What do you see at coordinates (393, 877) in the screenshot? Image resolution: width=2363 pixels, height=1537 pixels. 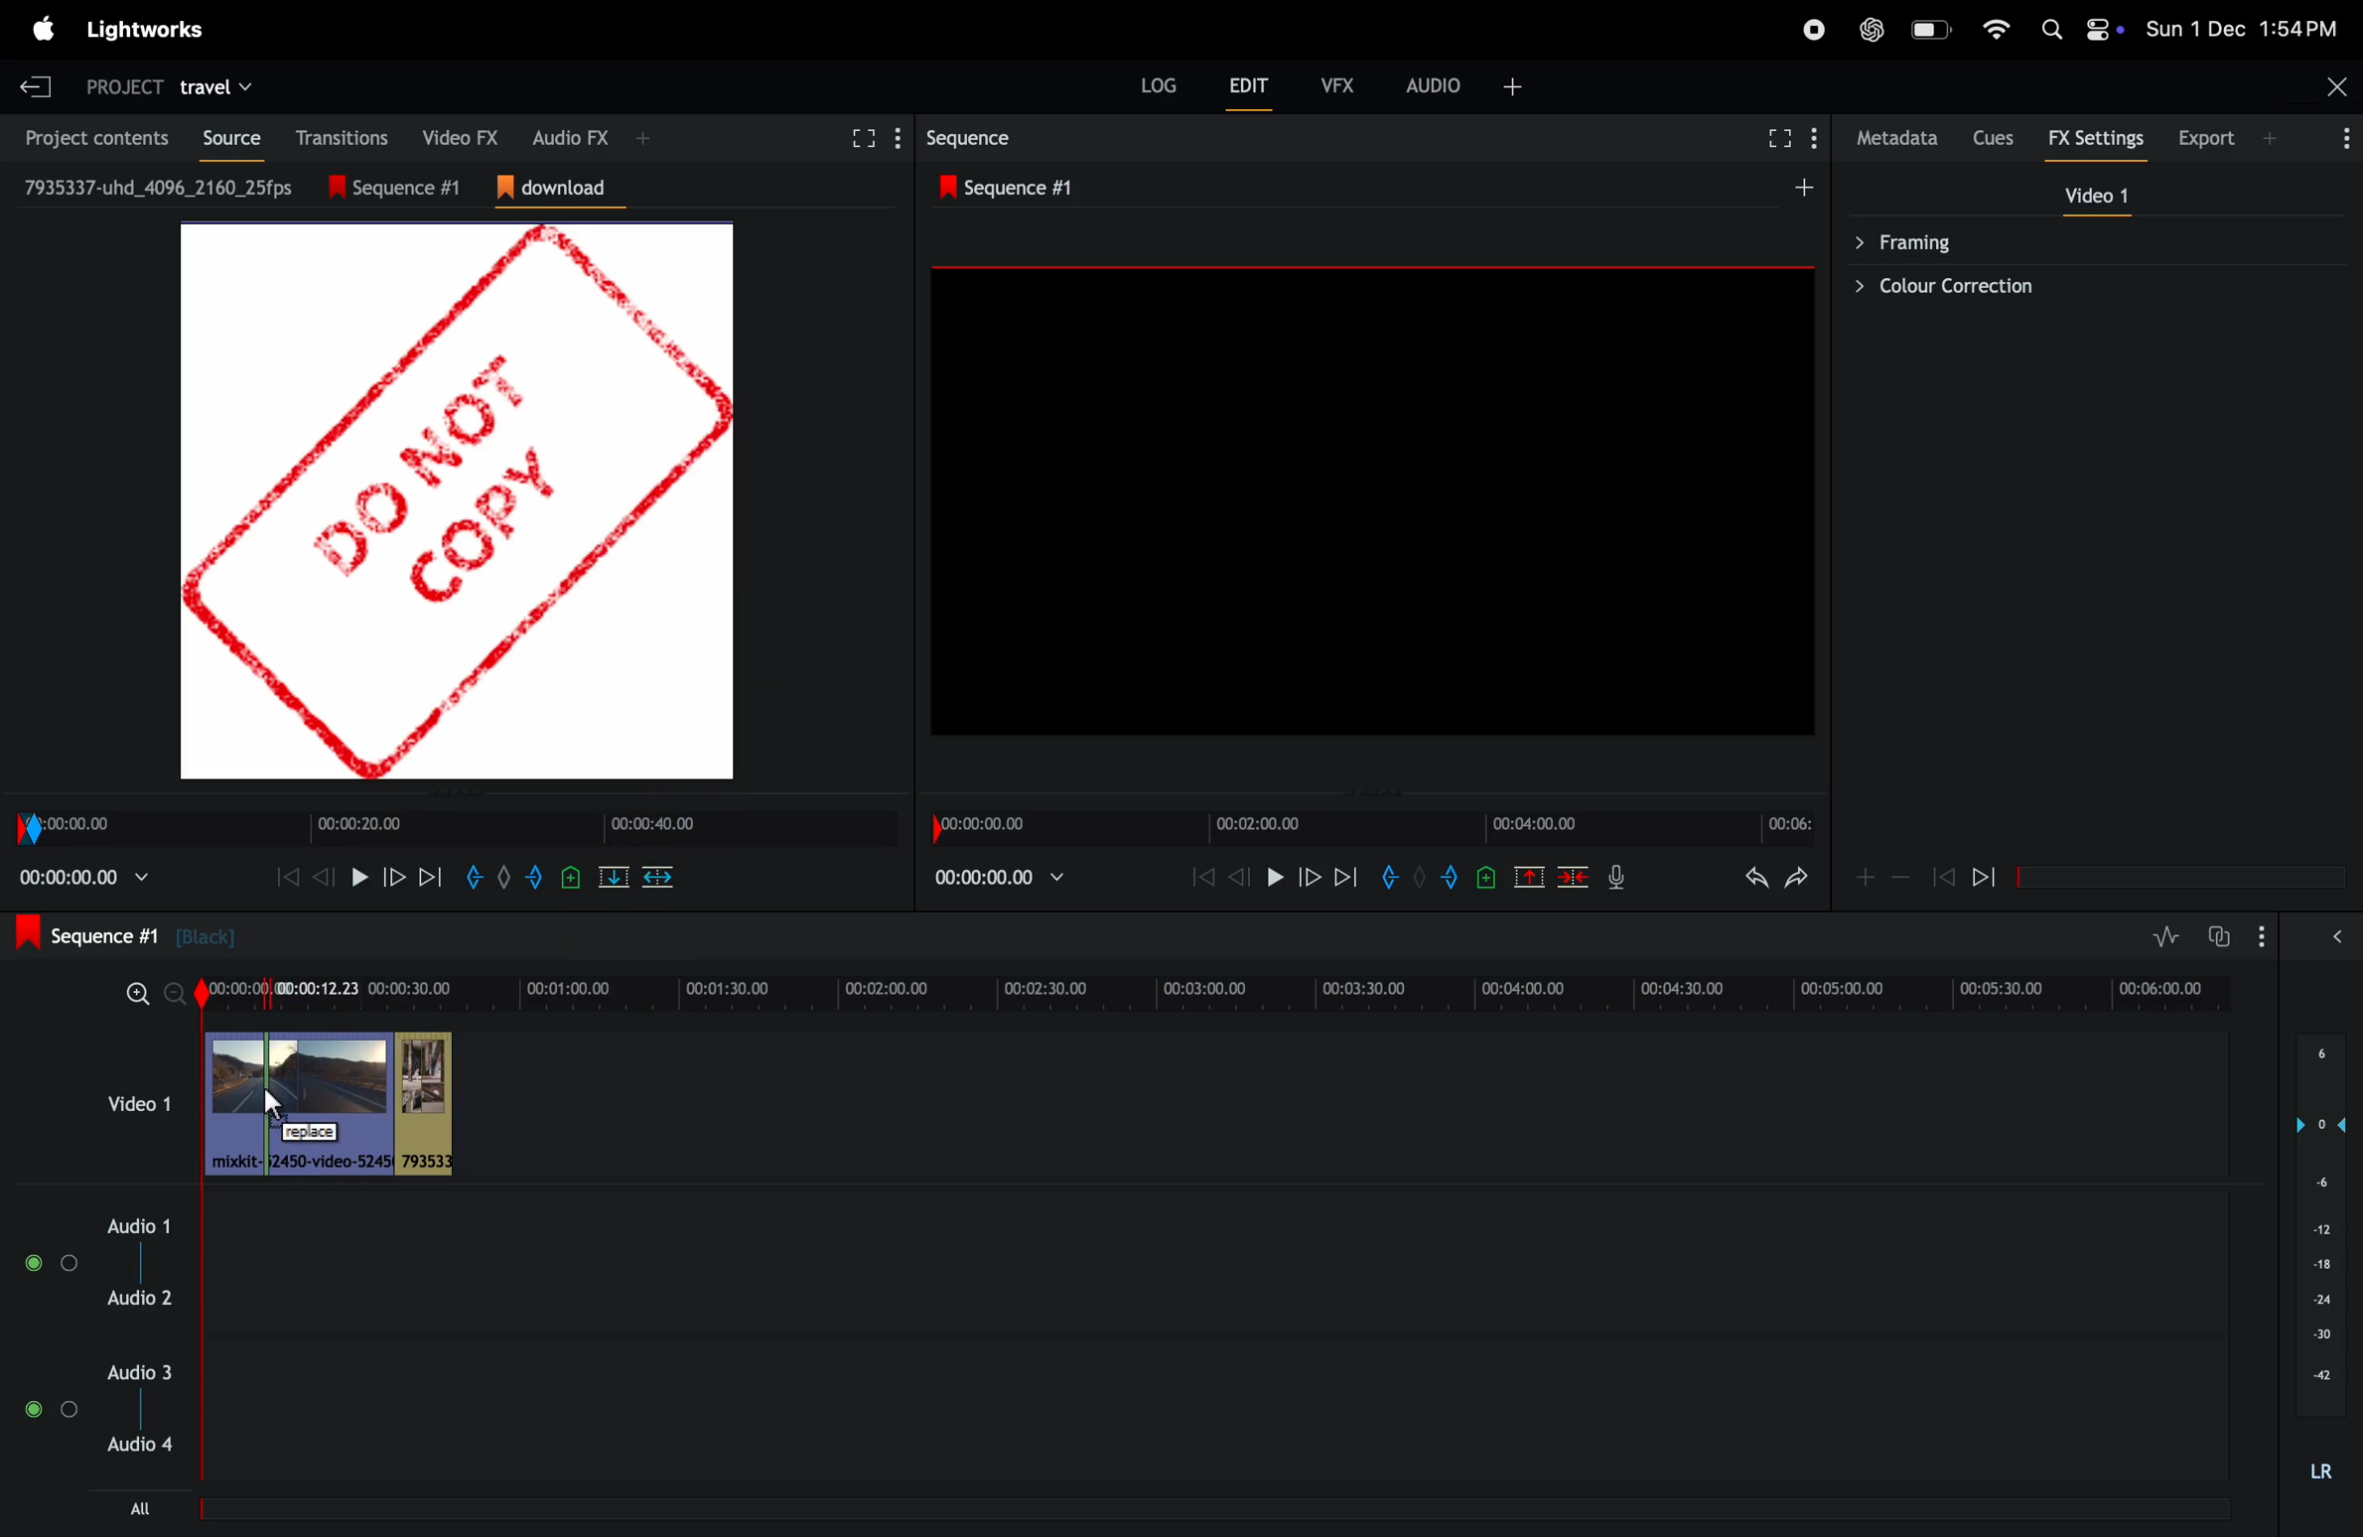 I see `forward` at bounding box center [393, 877].